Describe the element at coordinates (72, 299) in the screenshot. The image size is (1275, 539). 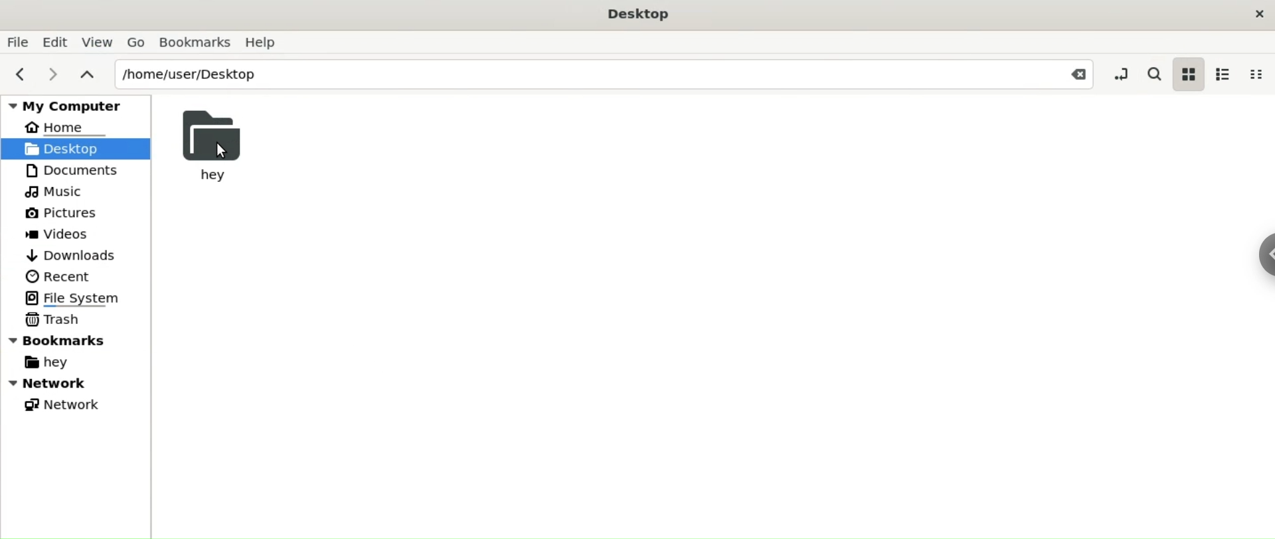
I see `File System` at that location.